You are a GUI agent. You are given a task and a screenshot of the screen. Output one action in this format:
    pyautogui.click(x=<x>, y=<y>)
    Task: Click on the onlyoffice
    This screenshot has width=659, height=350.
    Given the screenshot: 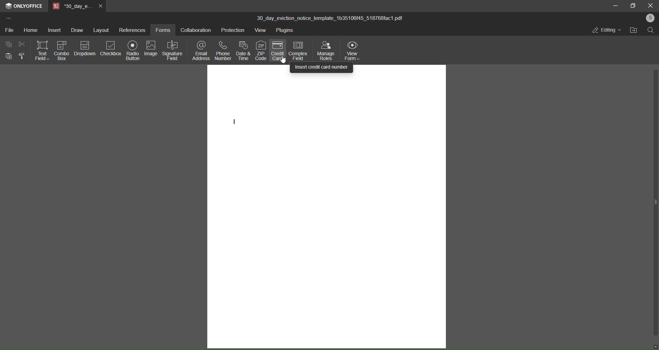 What is the action you would take?
    pyautogui.click(x=28, y=5)
    